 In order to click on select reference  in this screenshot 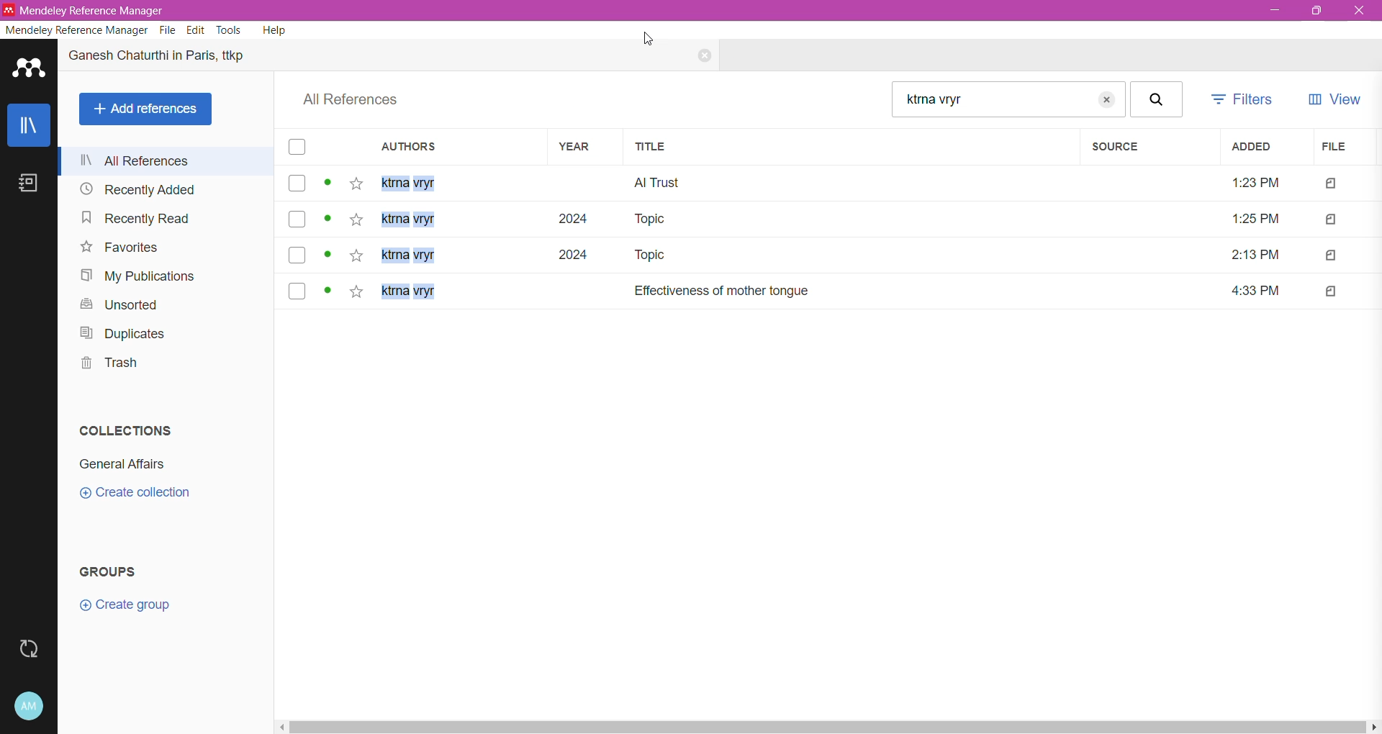, I will do `click(297, 254)`.